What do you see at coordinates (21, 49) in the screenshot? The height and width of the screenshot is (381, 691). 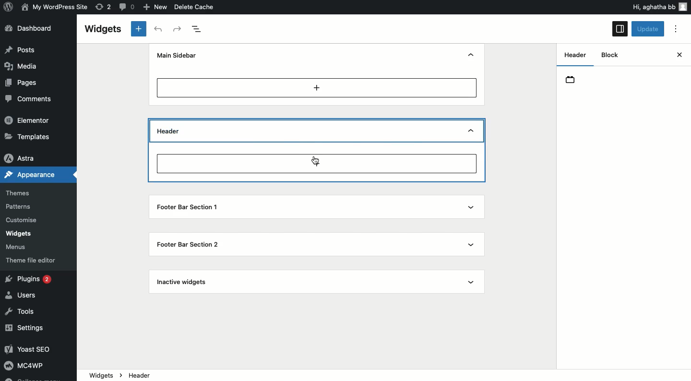 I see `Posts` at bounding box center [21, 49].